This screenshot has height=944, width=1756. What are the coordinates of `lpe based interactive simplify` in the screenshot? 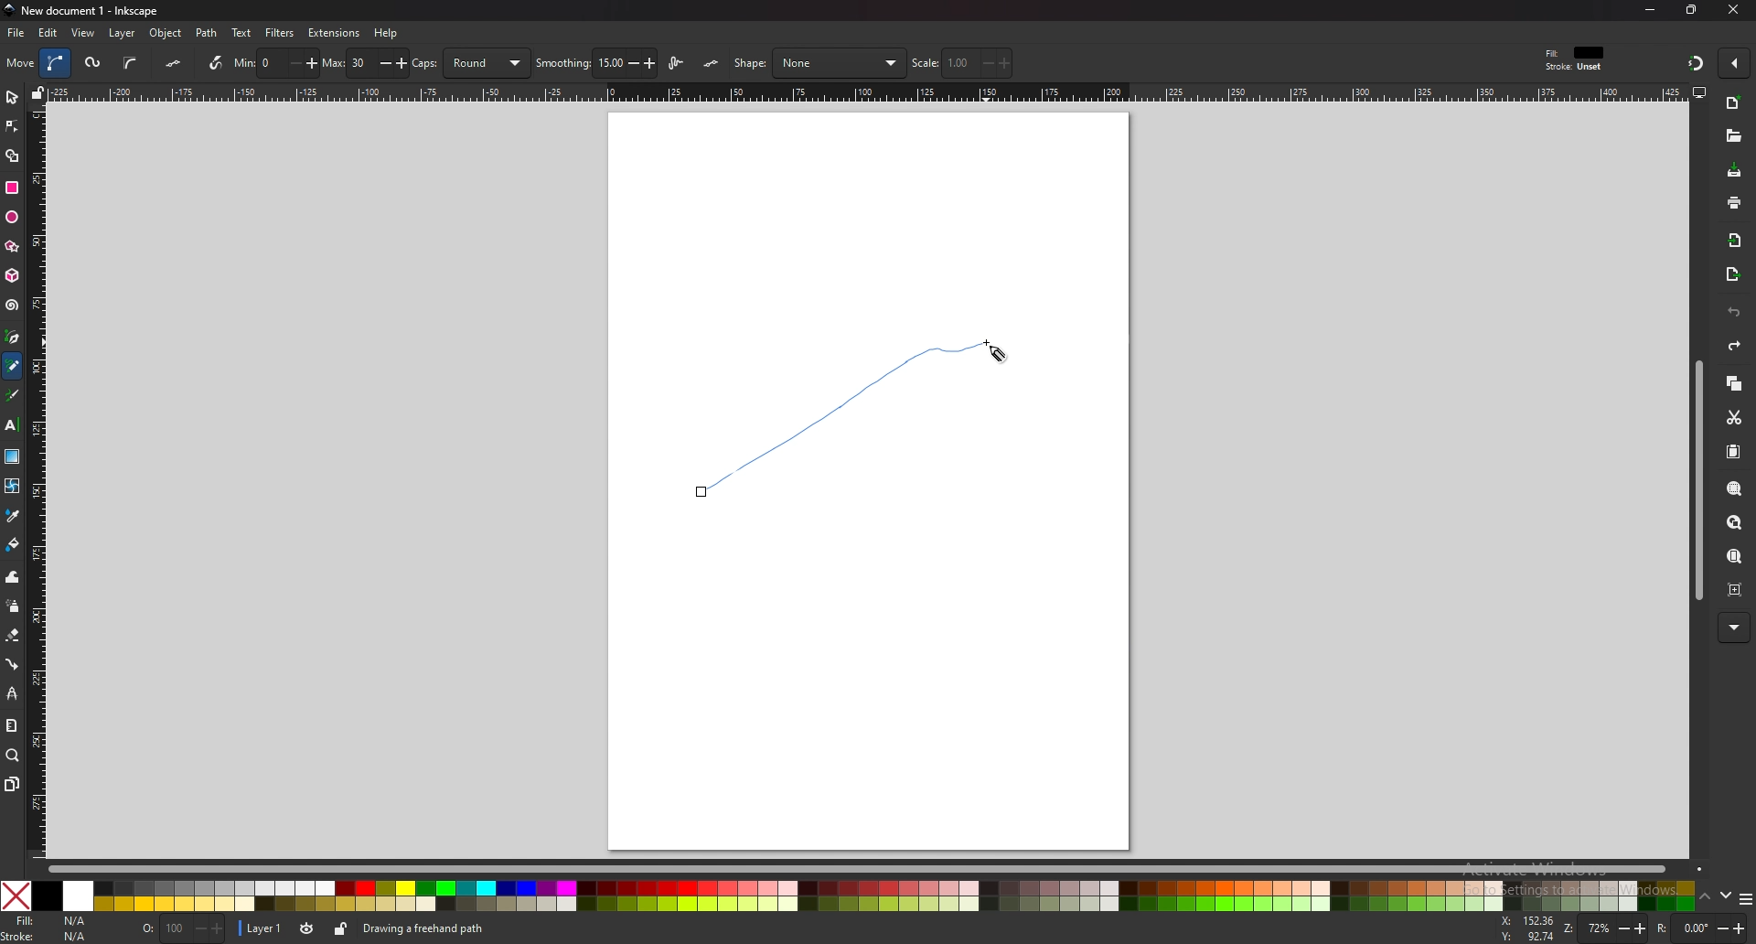 It's located at (679, 61).